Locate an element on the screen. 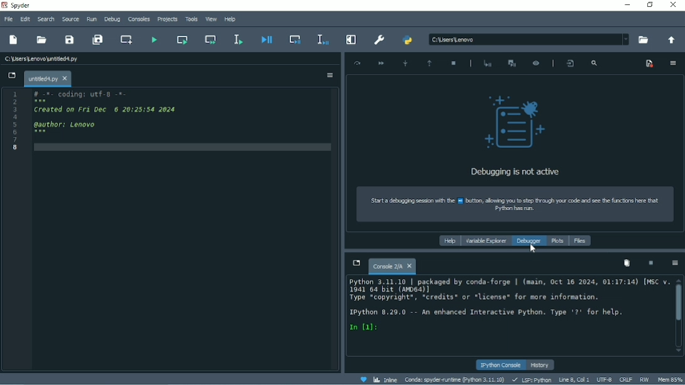 The height and width of the screenshot is (385, 685). Options is located at coordinates (676, 263).